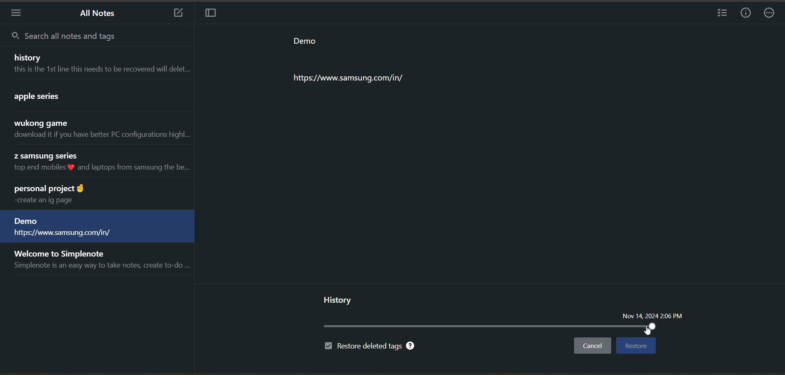  Describe the element at coordinates (95, 194) in the screenshot. I see `note title and preview` at that location.